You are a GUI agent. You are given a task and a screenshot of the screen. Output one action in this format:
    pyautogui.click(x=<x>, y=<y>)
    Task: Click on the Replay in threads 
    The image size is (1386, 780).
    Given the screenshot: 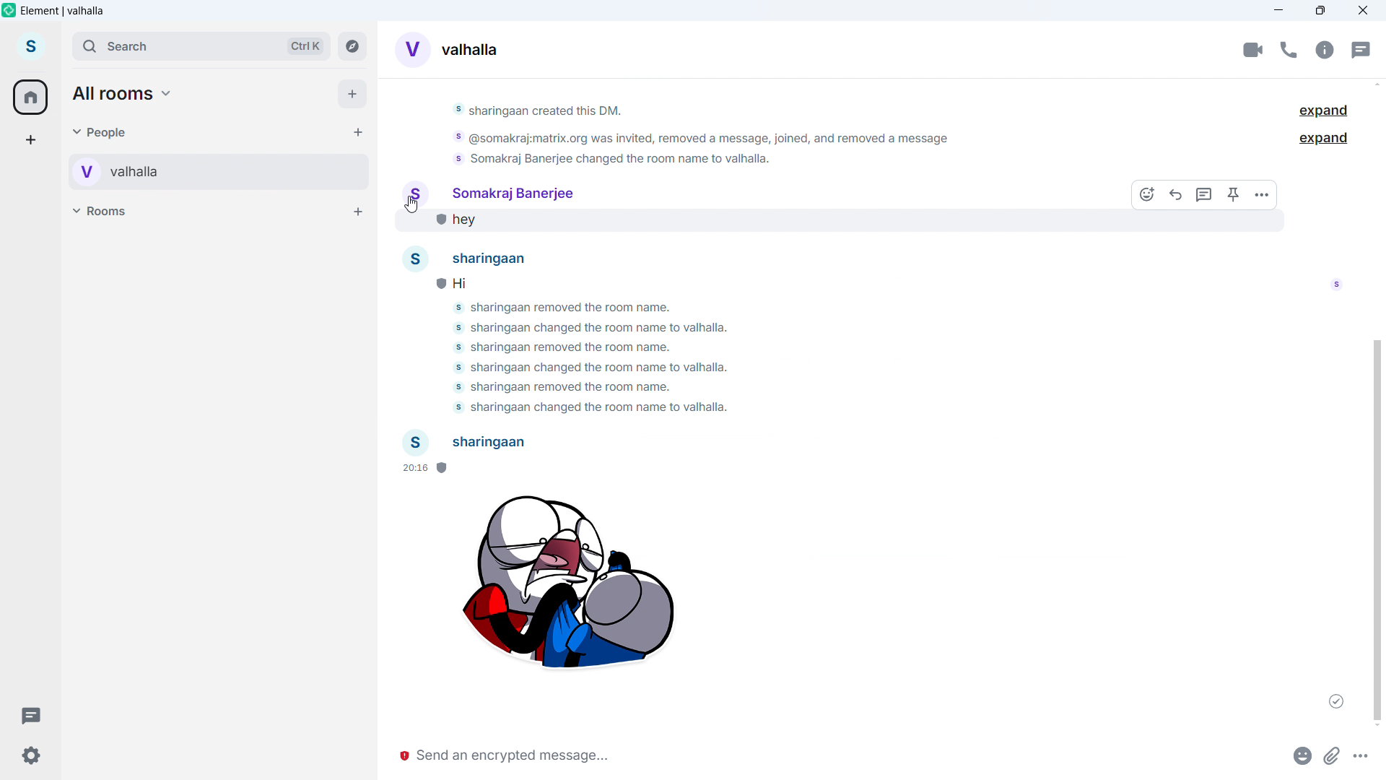 What is the action you would take?
    pyautogui.click(x=1206, y=194)
    